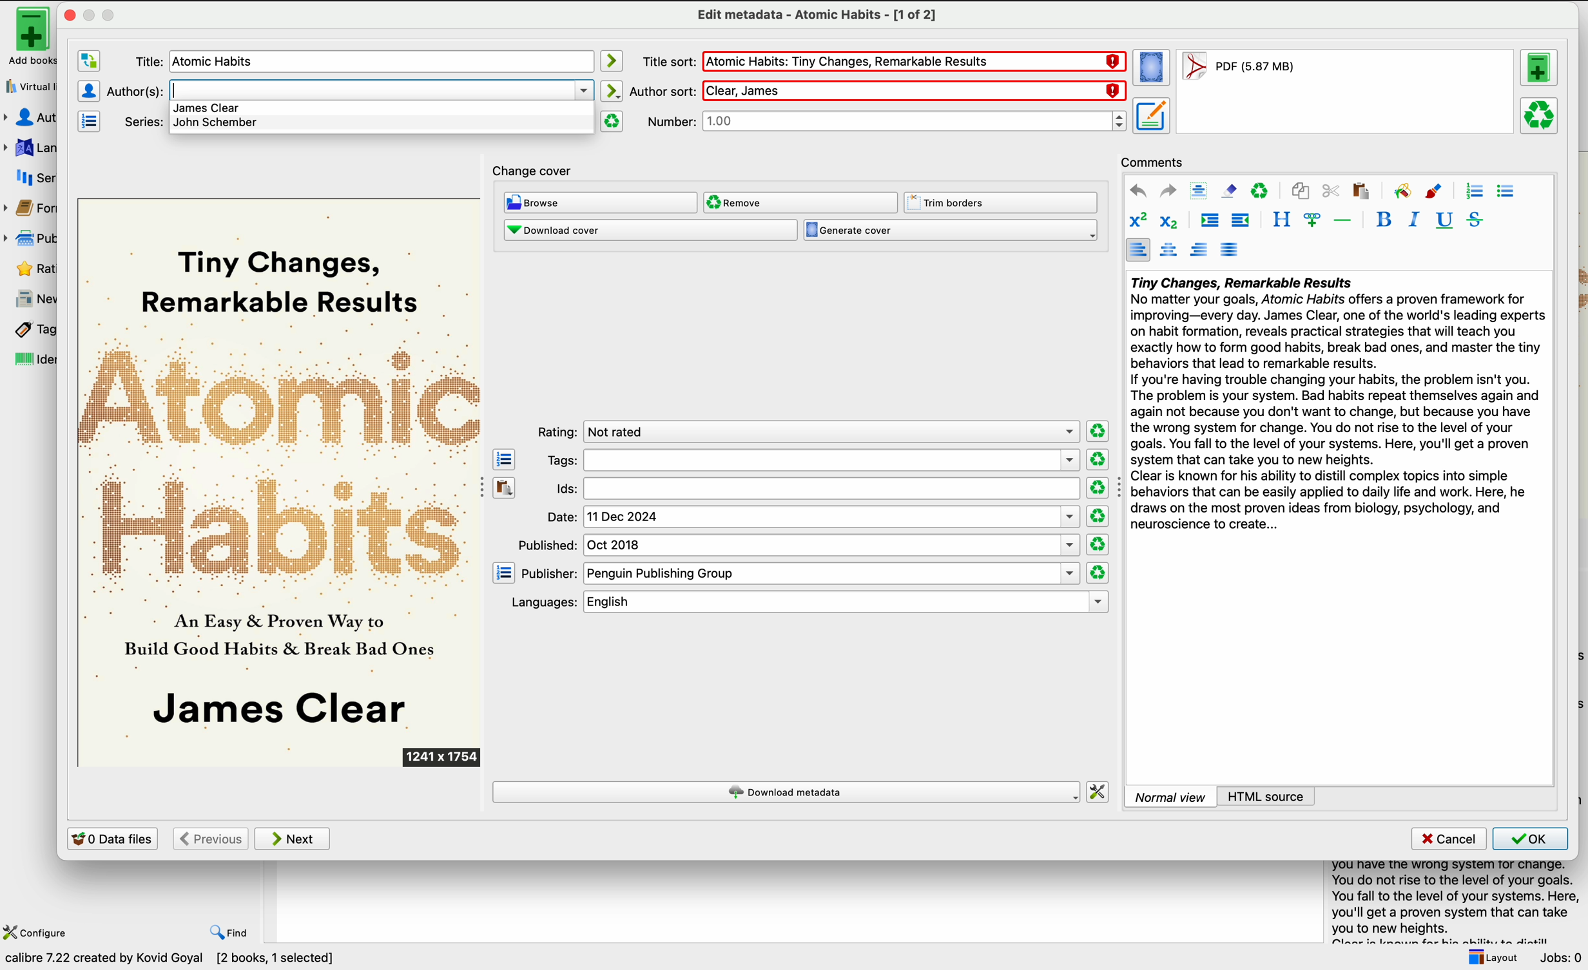 Image resolution: width=1588 pixels, height=970 pixels. Describe the element at coordinates (1447, 839) in the screenshot. I see `cancel button` at that location.